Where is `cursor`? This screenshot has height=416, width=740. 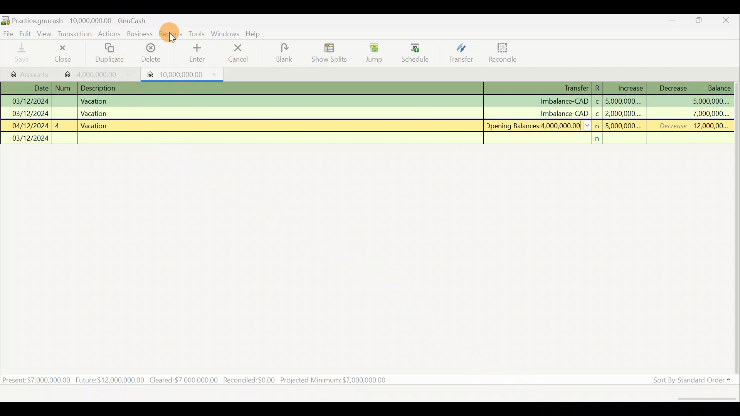 cursor is located at coordinates (171, 39).